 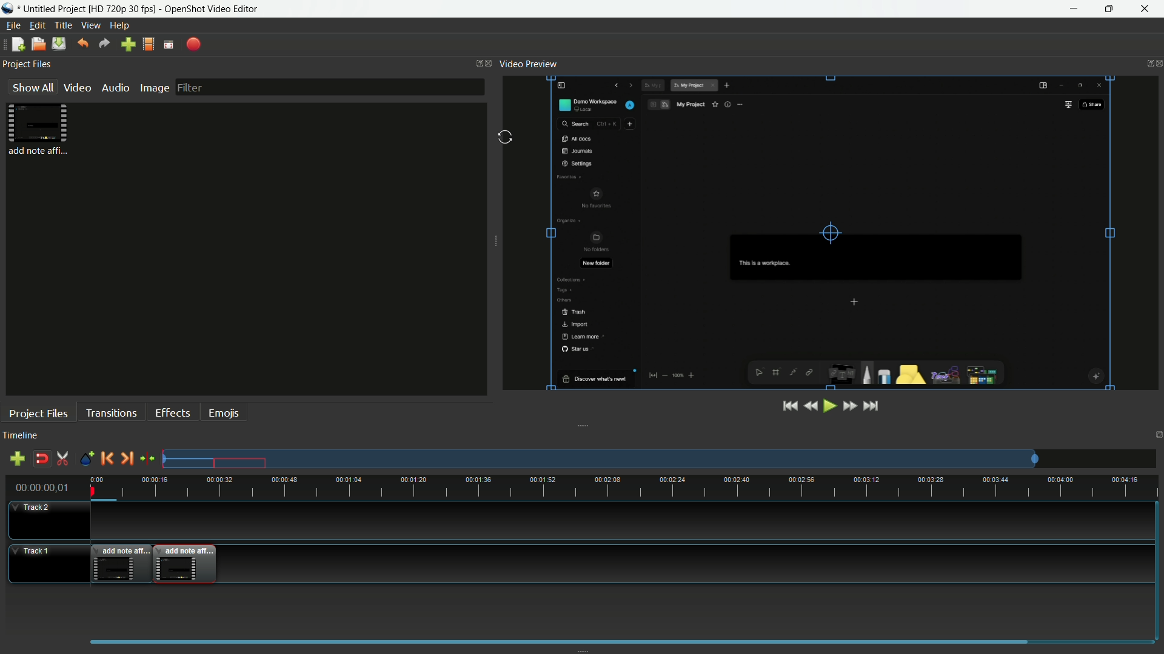 What do you see at coordinates (62, 458) in the screenshot?
I see `enable razor` at bounding box center [62, 458].